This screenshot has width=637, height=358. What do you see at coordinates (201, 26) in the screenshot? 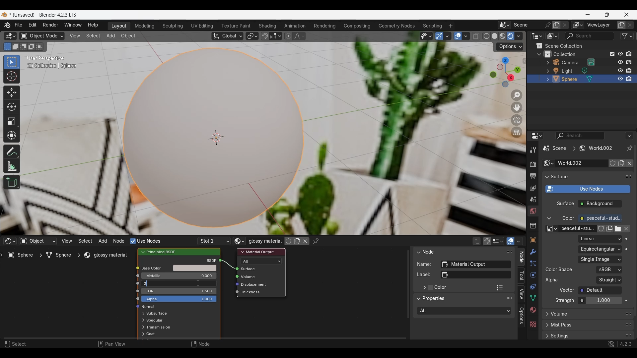
I see `UV editing workspace` at bounding box center [201, 26].